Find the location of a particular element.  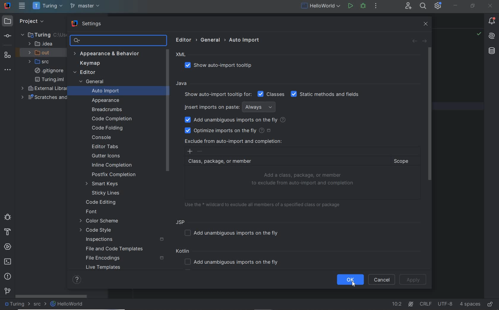

FONT is located at coordinates (92, 212).